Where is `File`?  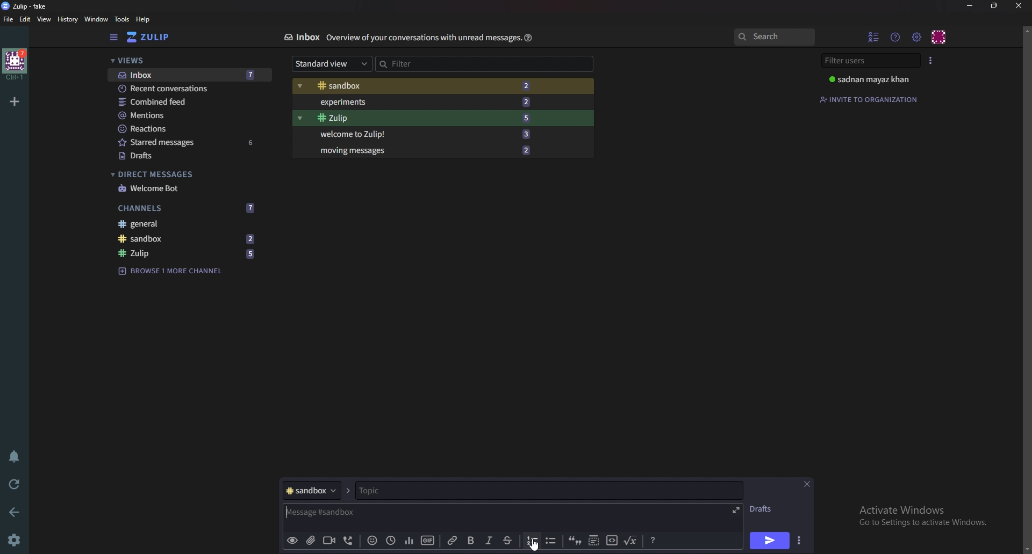 File is located at coordinates (9, 20).